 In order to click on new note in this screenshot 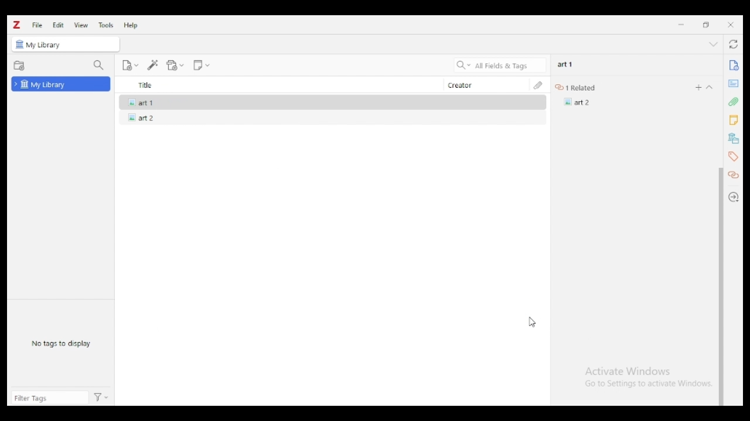, I will do `click(201, 65)`.